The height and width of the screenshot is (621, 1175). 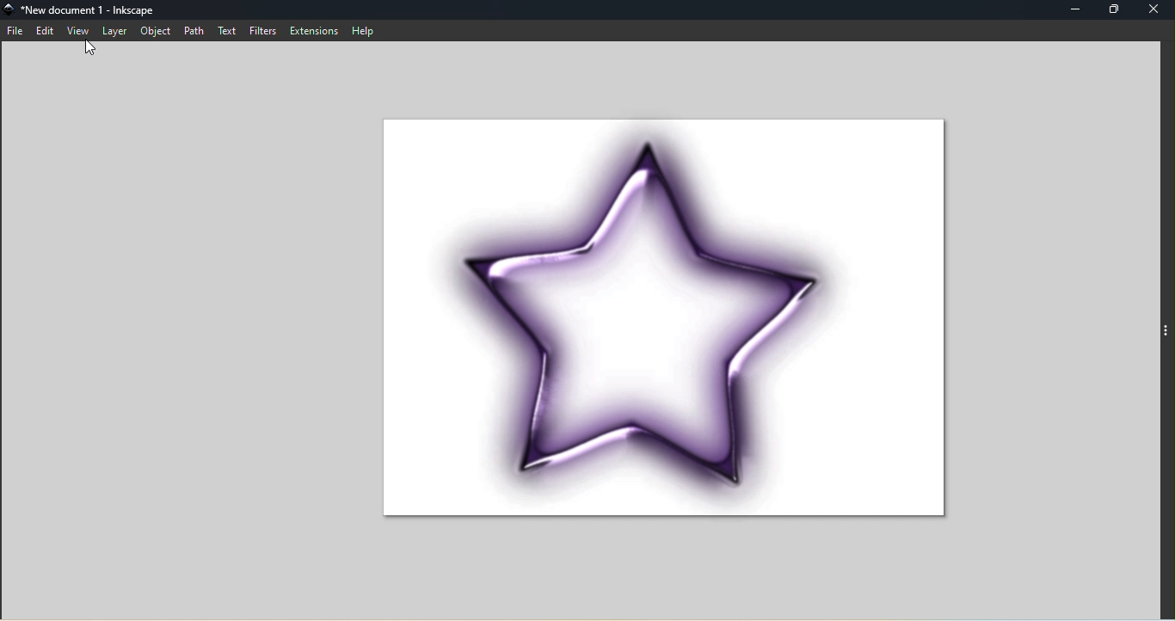 I want to click on Cursor, so click(x=90, y=52).